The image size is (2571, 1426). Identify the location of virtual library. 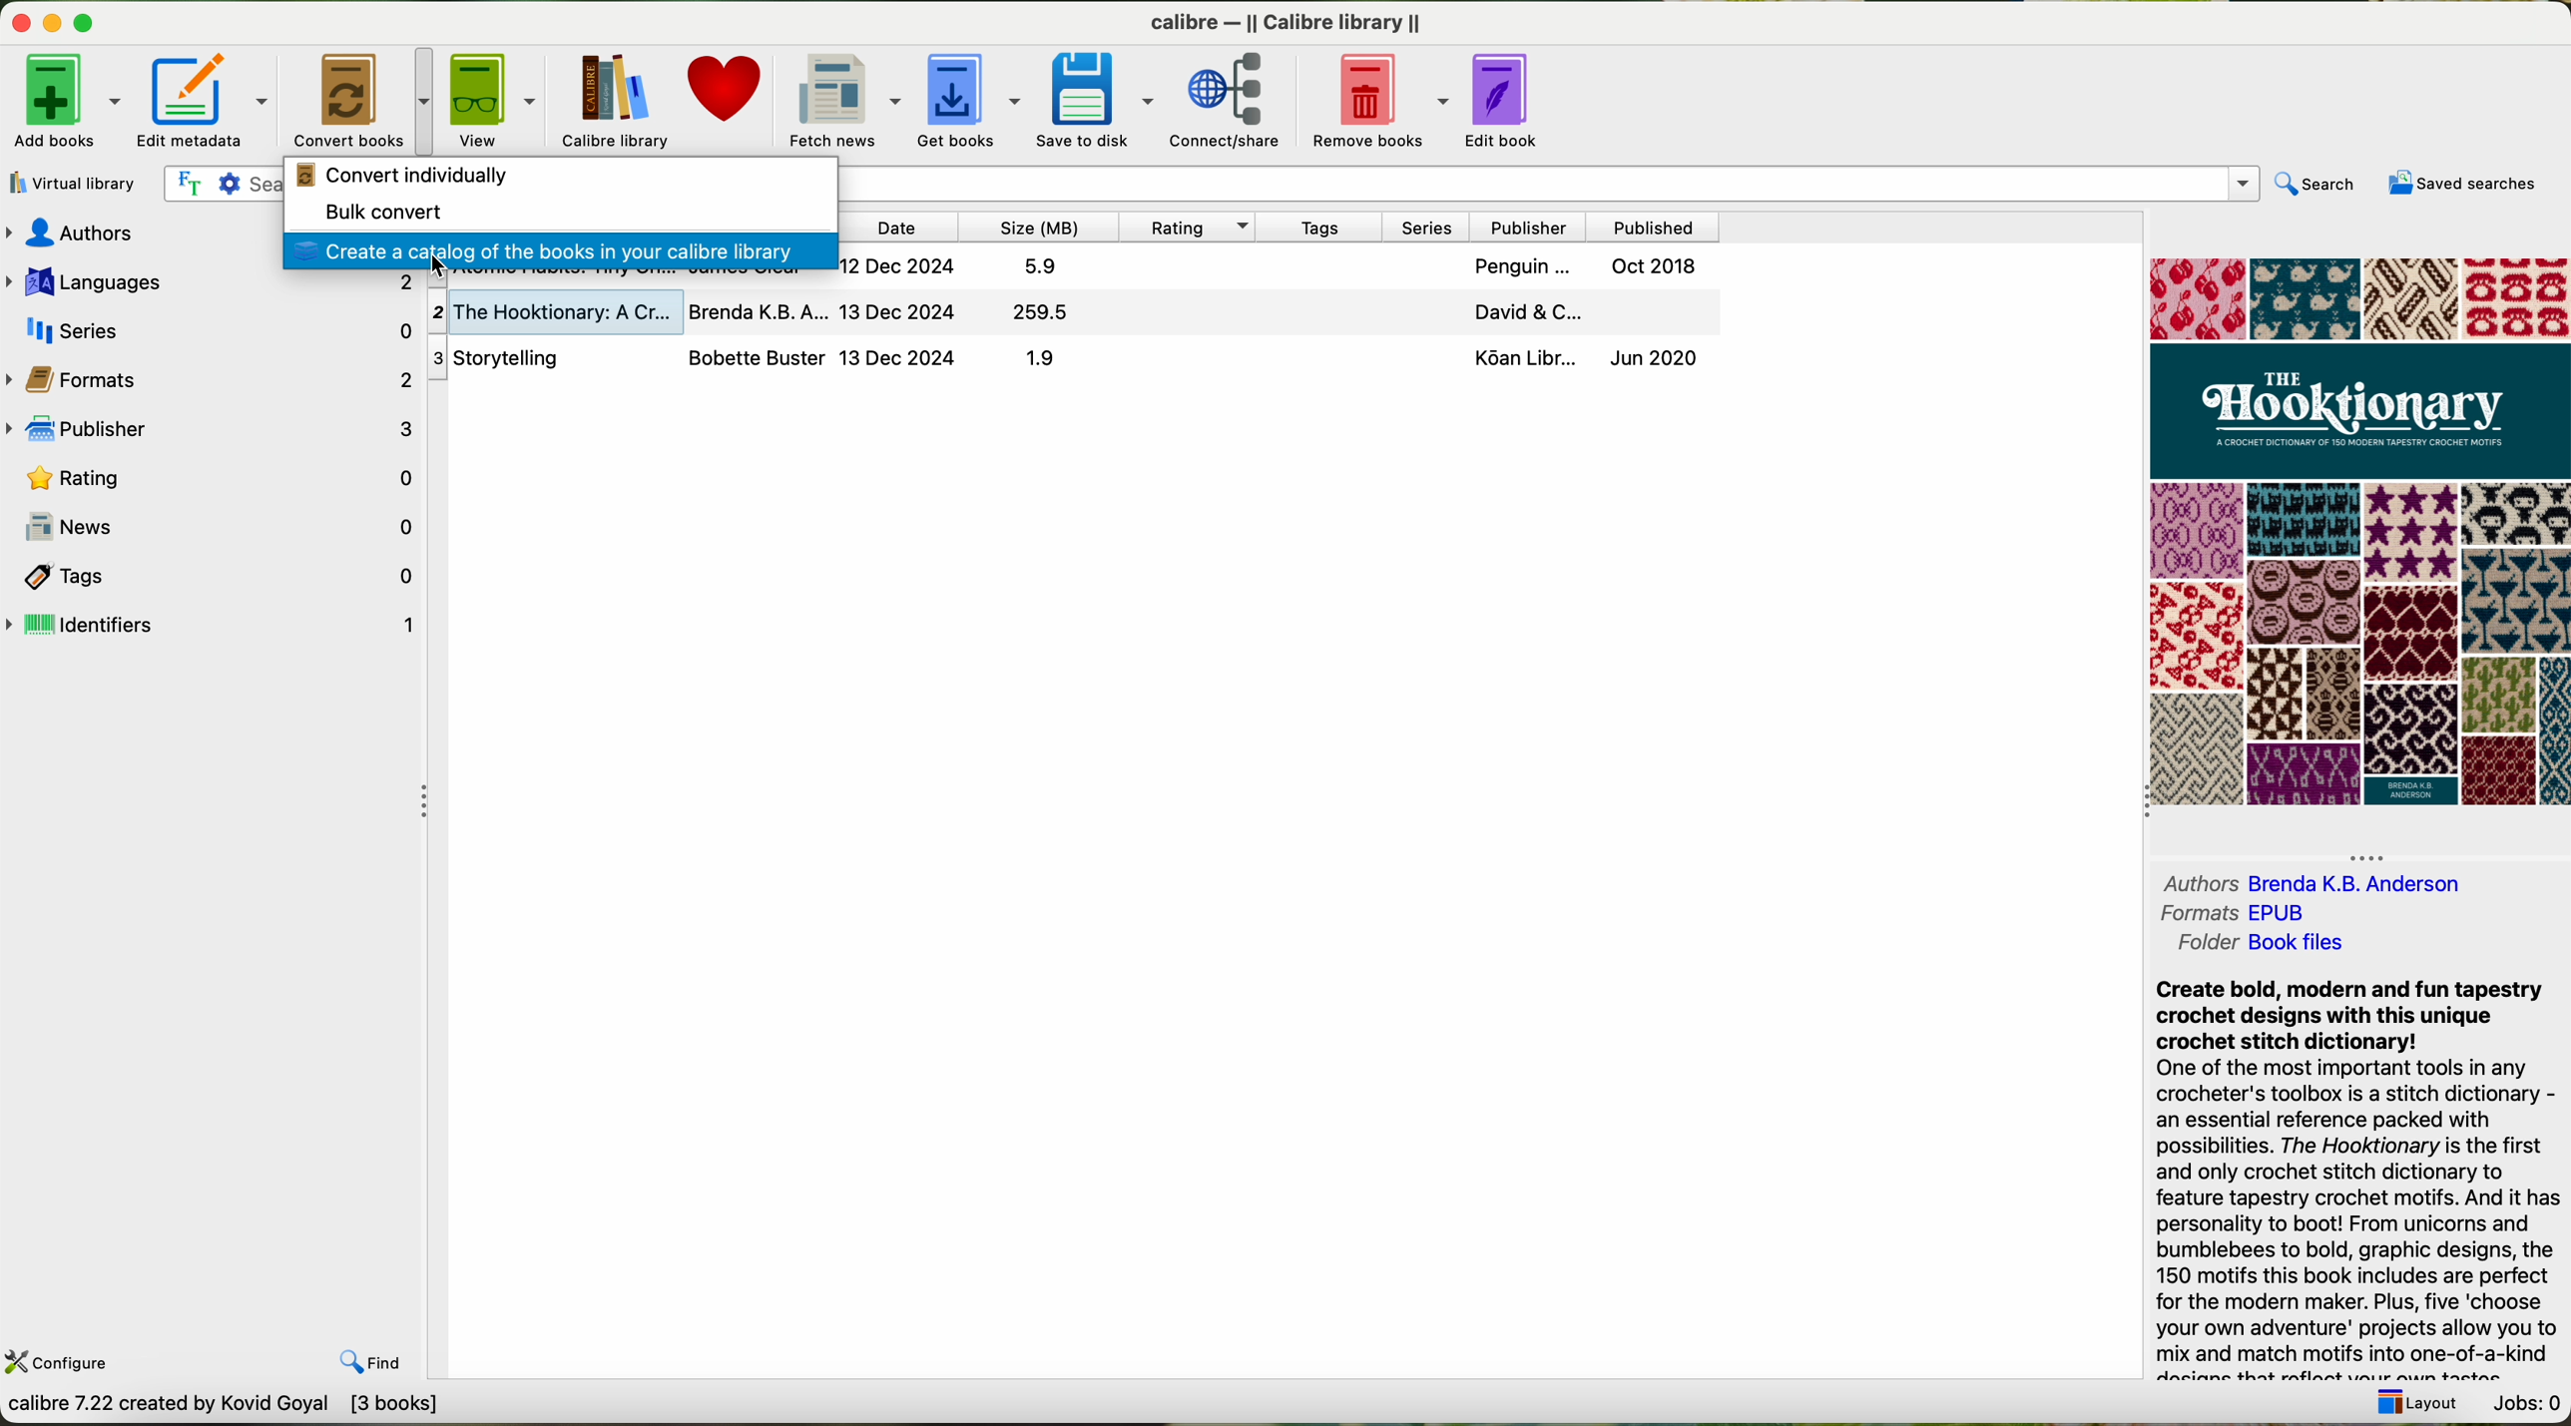
(77, 184).